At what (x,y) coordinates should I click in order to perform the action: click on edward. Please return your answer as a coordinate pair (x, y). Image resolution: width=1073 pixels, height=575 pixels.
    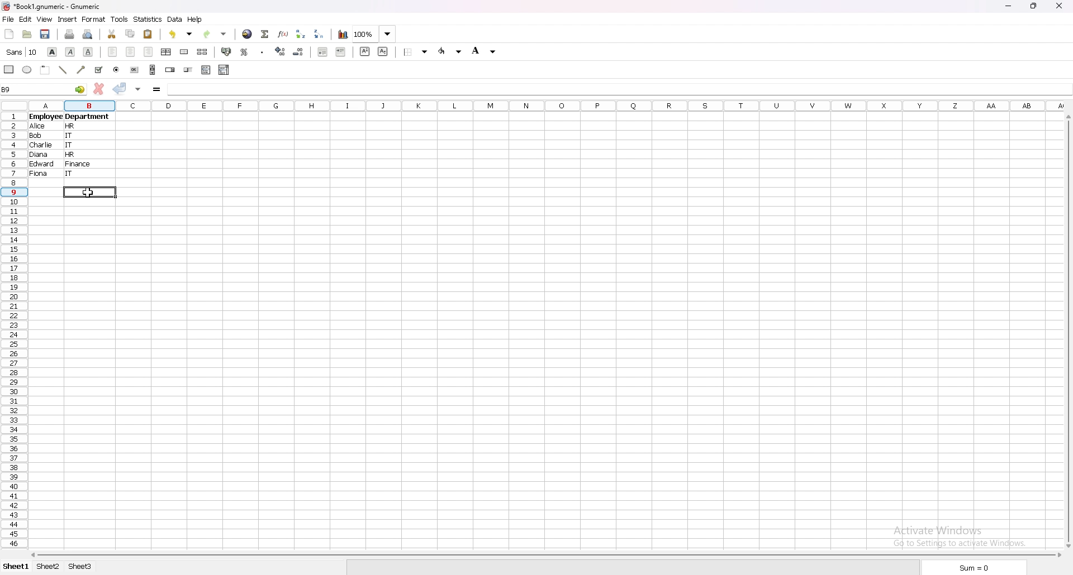
    Looking at the image, I should click on (41, 166).